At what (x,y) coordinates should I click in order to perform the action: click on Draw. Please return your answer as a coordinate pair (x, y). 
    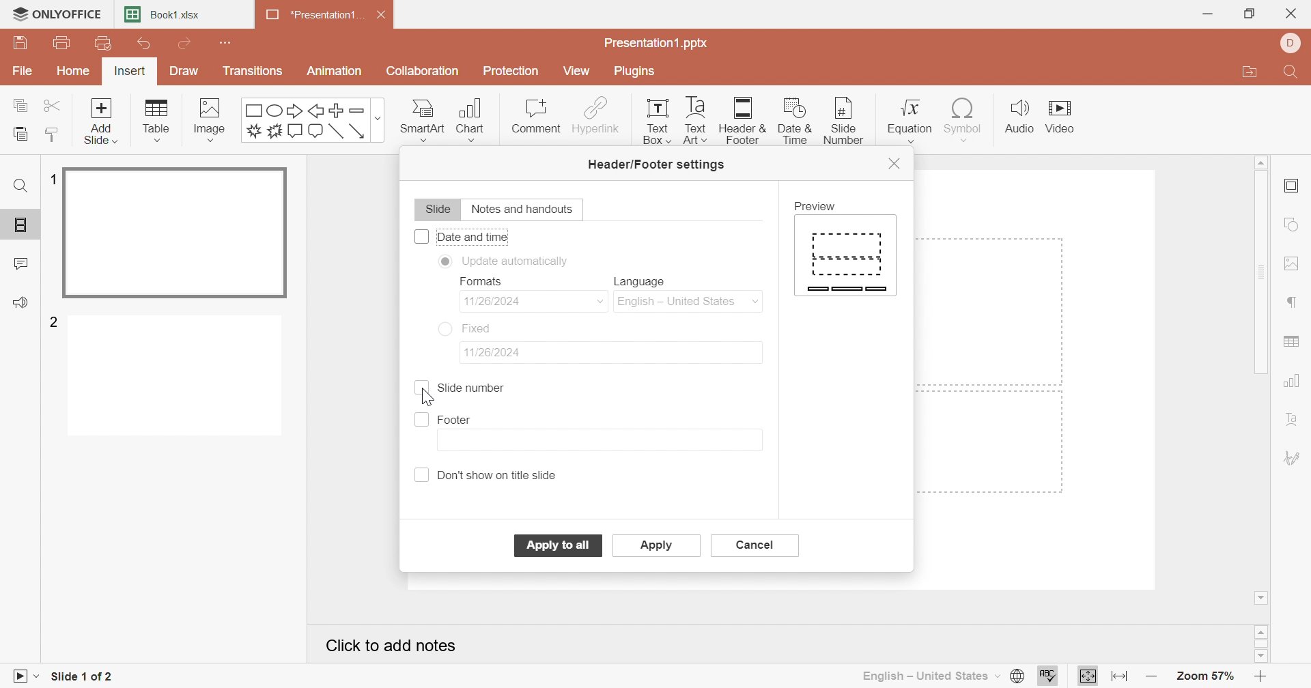
    Looking at the image, I should click on (181, 71).